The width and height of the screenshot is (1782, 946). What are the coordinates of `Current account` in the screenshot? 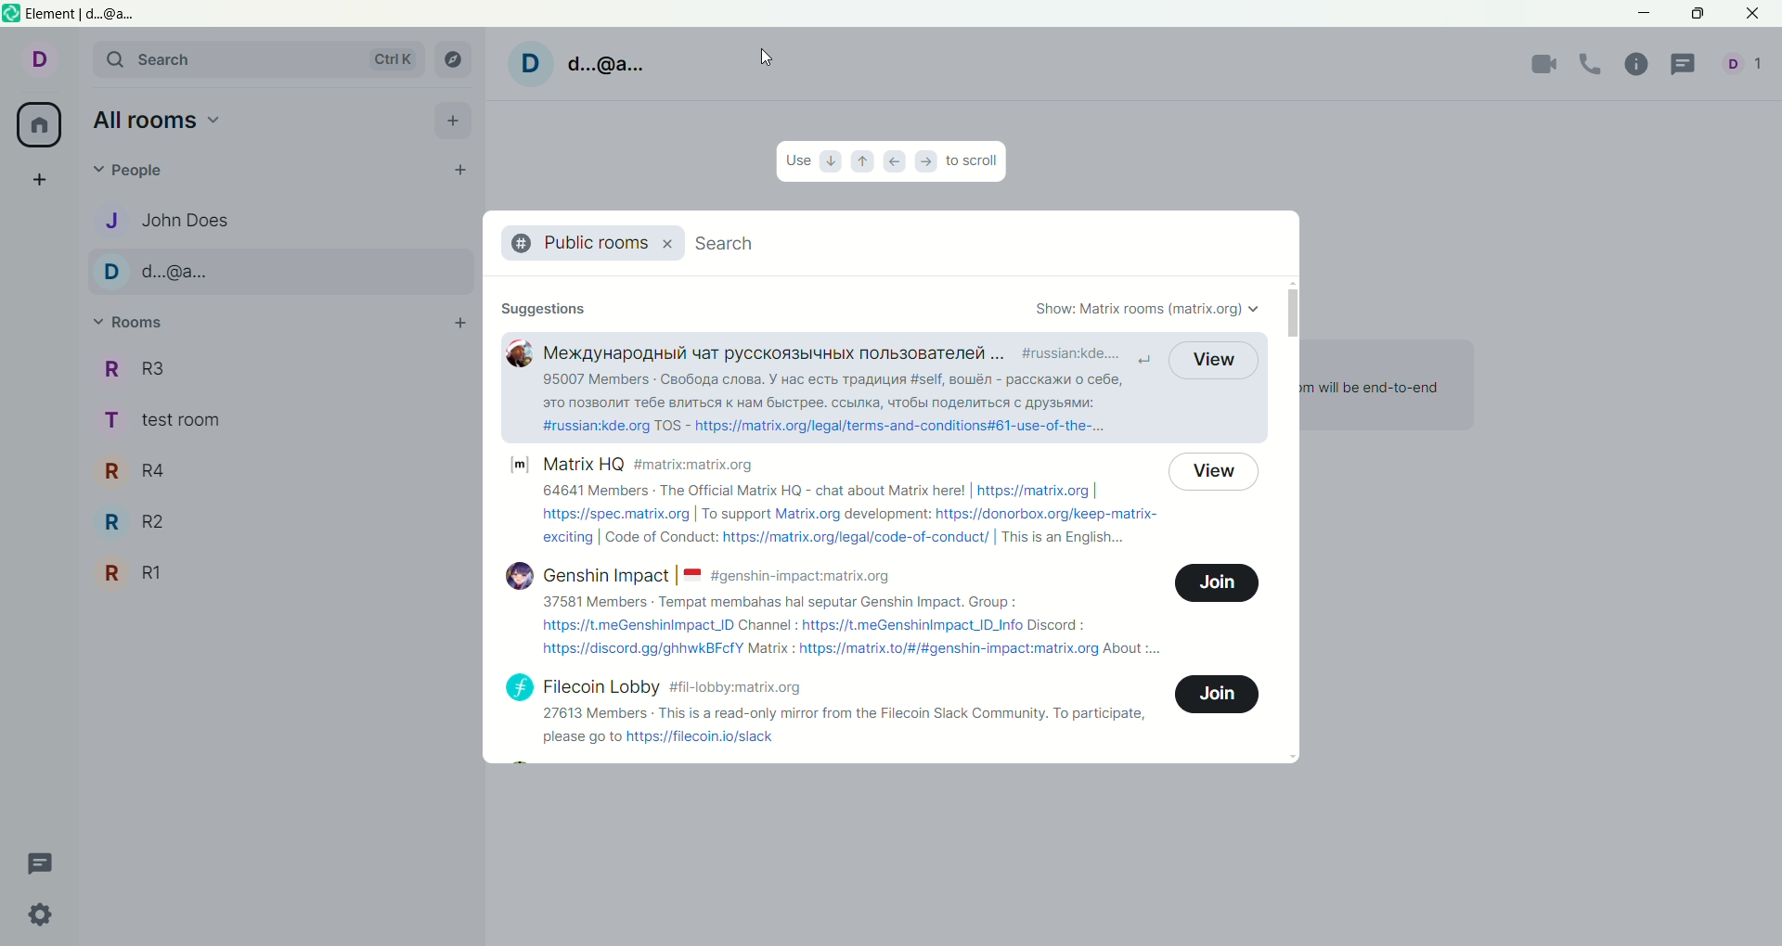 It's located at (35, 63).